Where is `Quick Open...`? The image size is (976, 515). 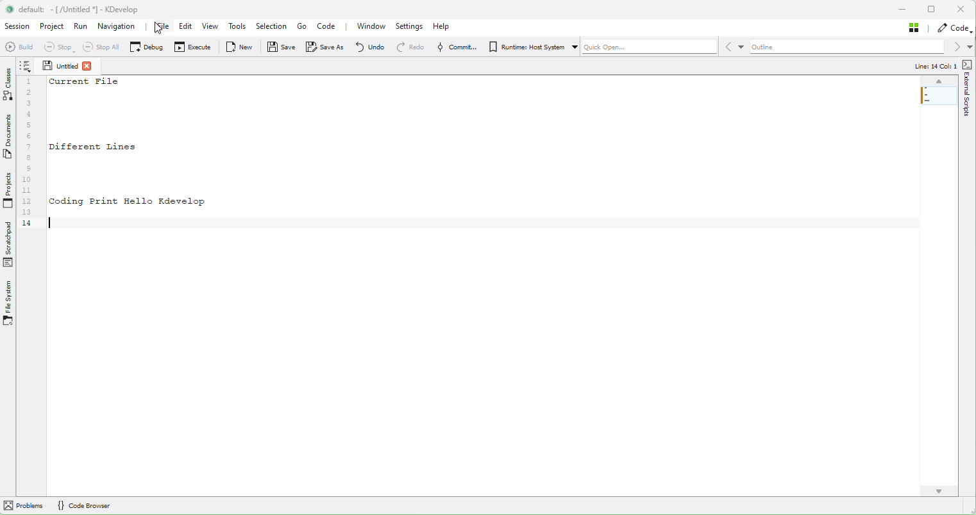 Quick Open... is located at coordinates (665, 46).